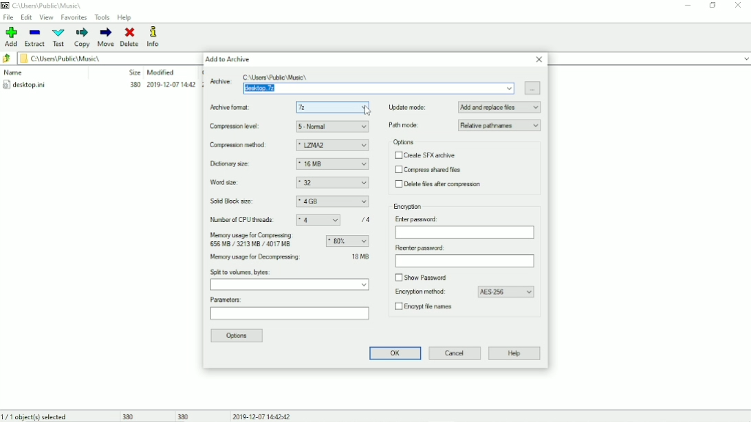  Describe the element at coordinates (106, 37) in the screenshot. I see `Move` at that location.